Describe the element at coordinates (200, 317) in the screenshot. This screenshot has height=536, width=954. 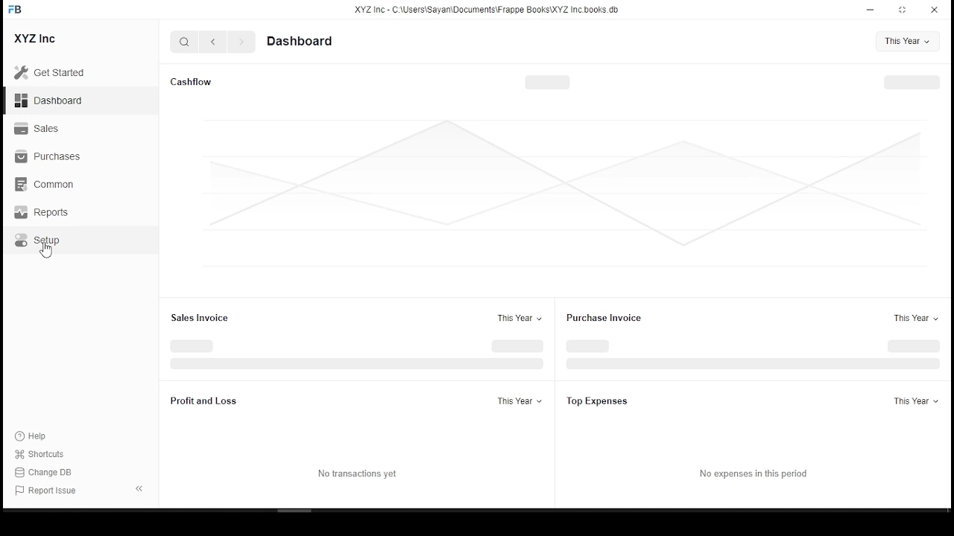
I see `Sales Invoice` at that location.